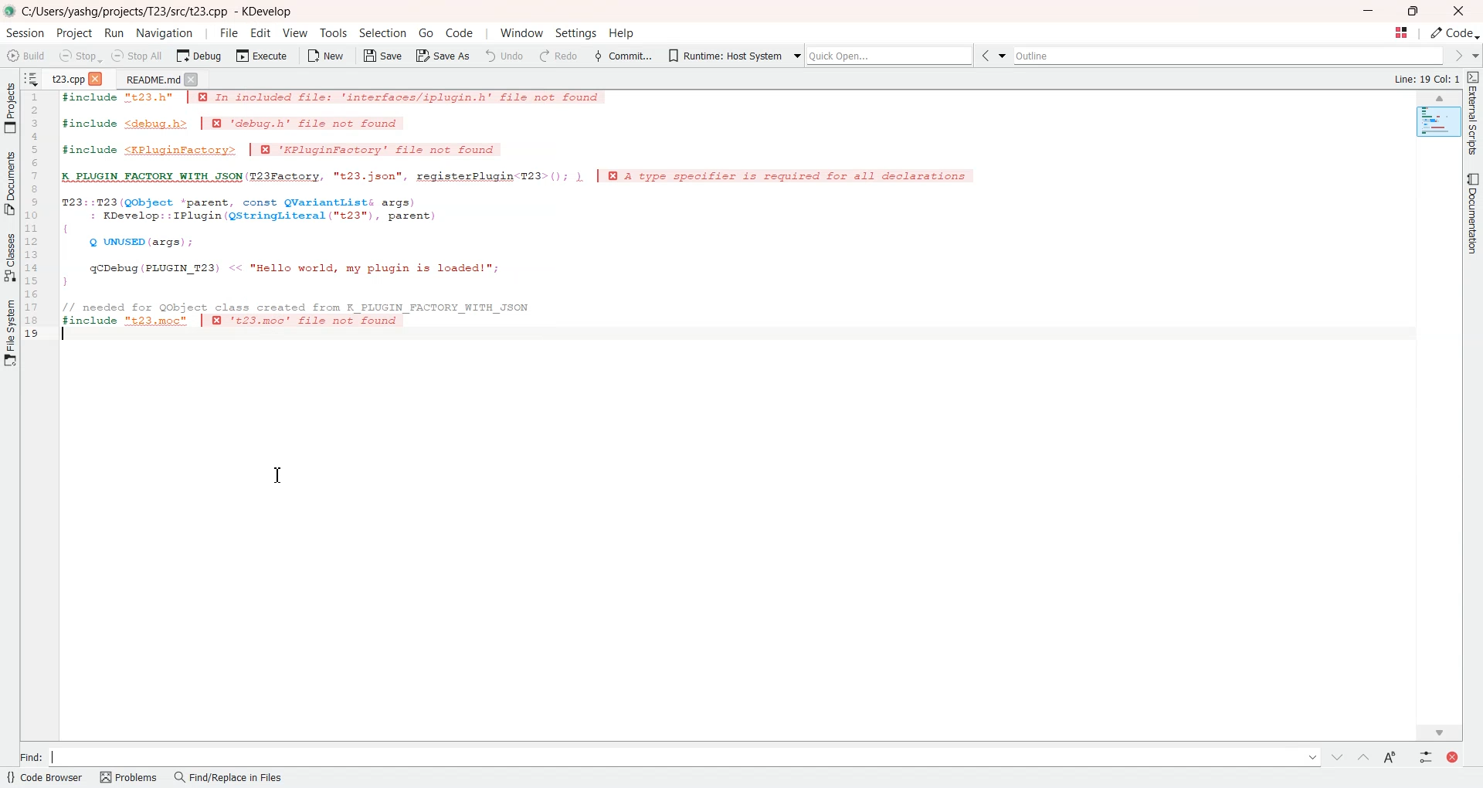  I want to click on Code Browser, so click(46, 779).